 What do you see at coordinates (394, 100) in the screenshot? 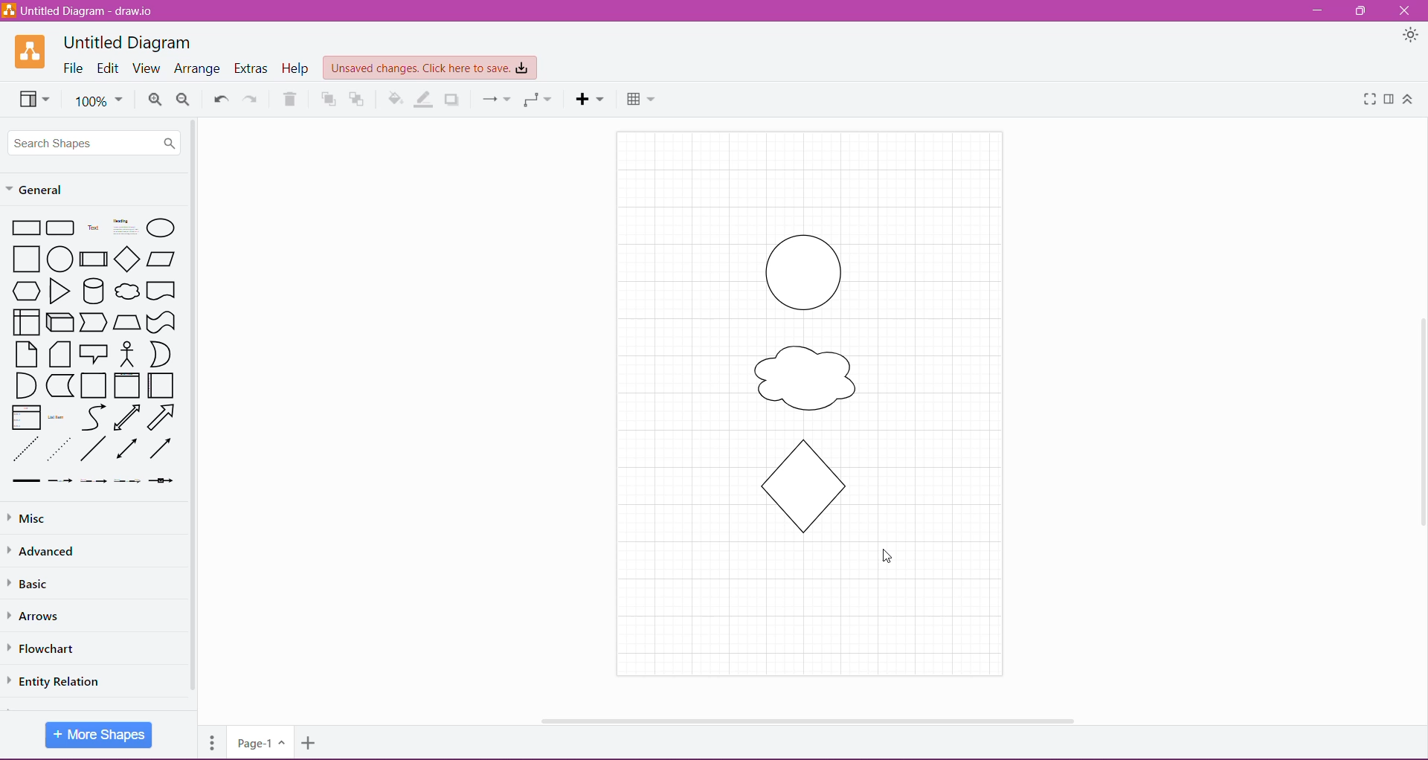
I see `Fill Color` at bounding box center [394, 100].